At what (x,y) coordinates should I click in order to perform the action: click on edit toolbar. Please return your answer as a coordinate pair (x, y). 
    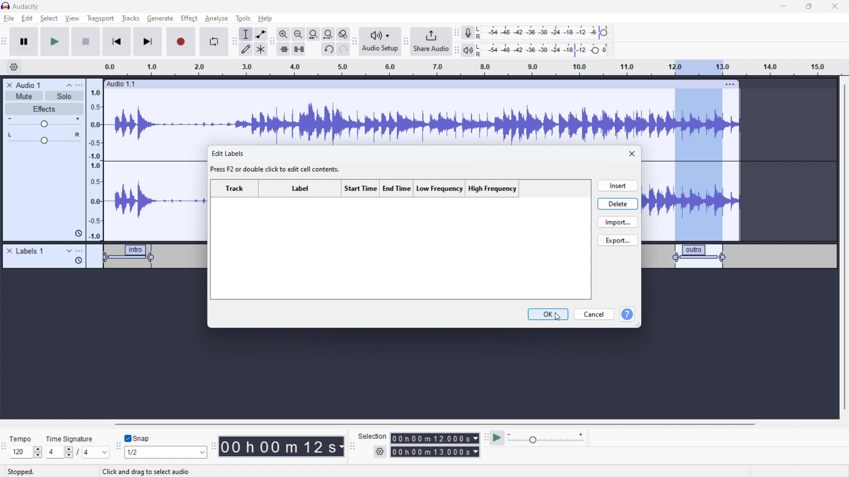
    Looking at the image, I should click on (272, 42).